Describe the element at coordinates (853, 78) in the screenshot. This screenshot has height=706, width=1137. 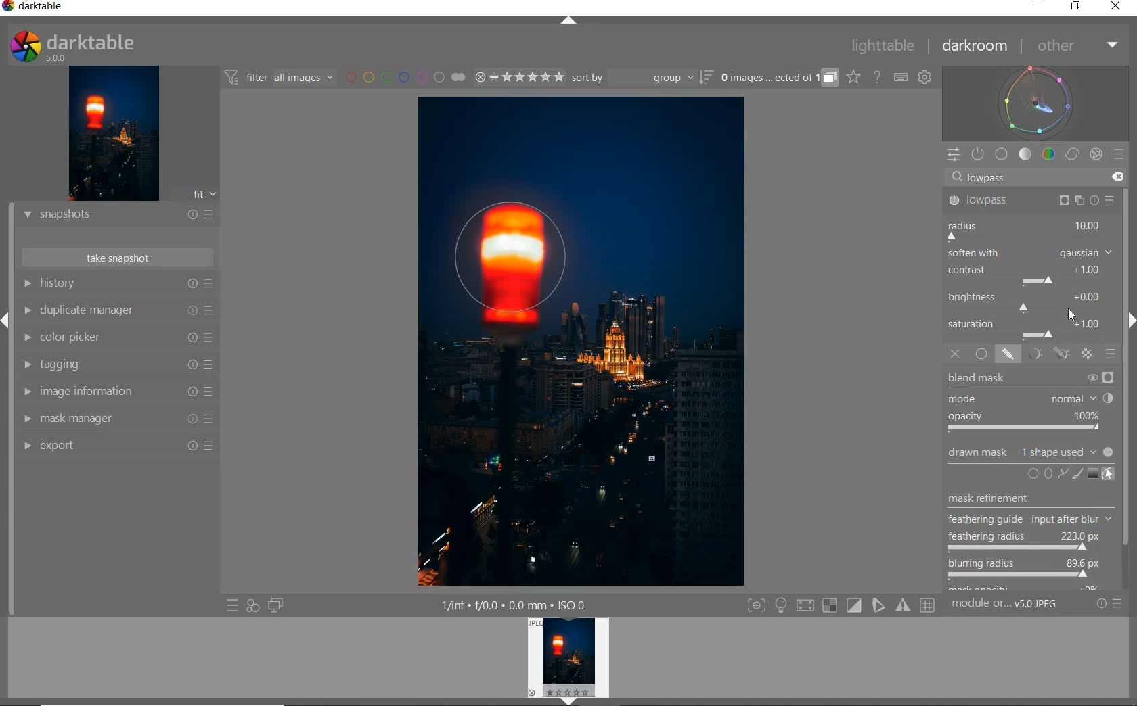
I see `CLICK TO CHANGE THE OVERLAYS SHOWN ON THUMBNAILS` at that location.